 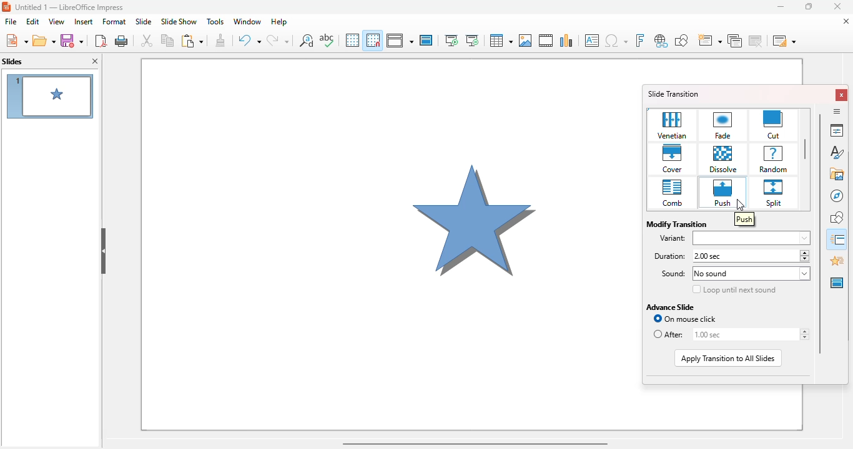 I want to click on copy, so click(x=167, y=40).